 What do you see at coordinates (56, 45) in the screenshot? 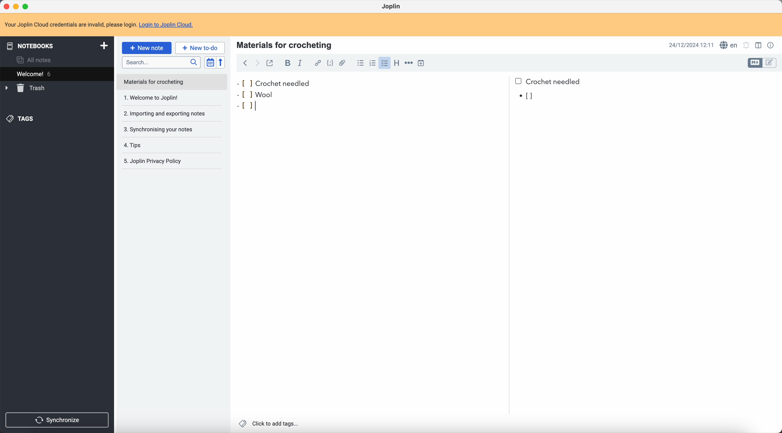
I see `notebooks` at bounding box center [56, 45].